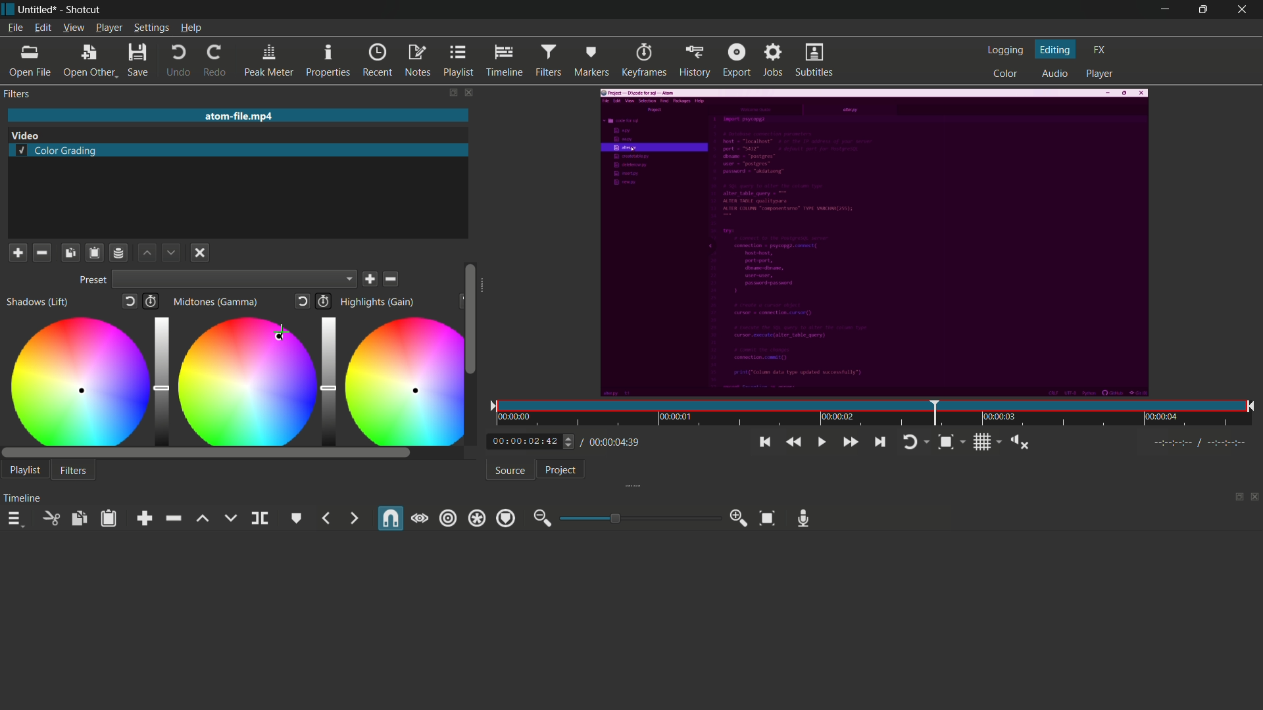 Image resolution: width=1263 pixels, height=710 pixels. I want to click on maximize, so click(1202, 10).